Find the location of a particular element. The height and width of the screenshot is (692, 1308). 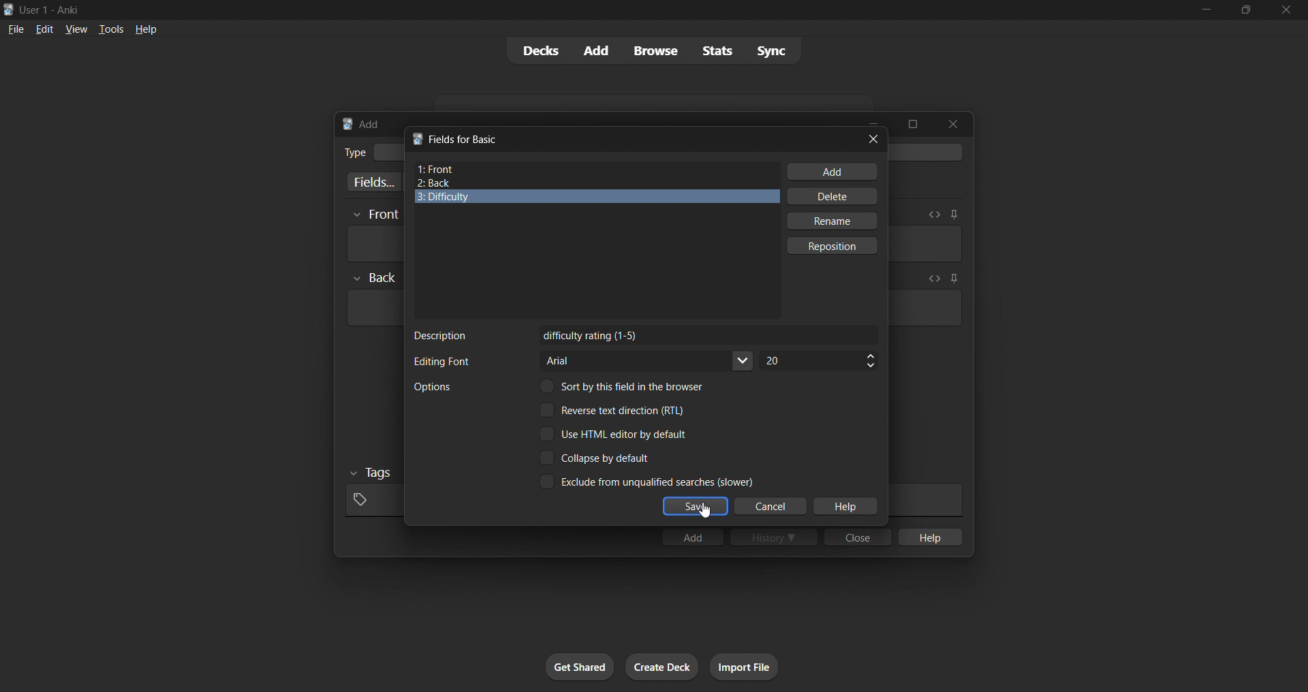

difficulty field is located at coordinates (597, 198).